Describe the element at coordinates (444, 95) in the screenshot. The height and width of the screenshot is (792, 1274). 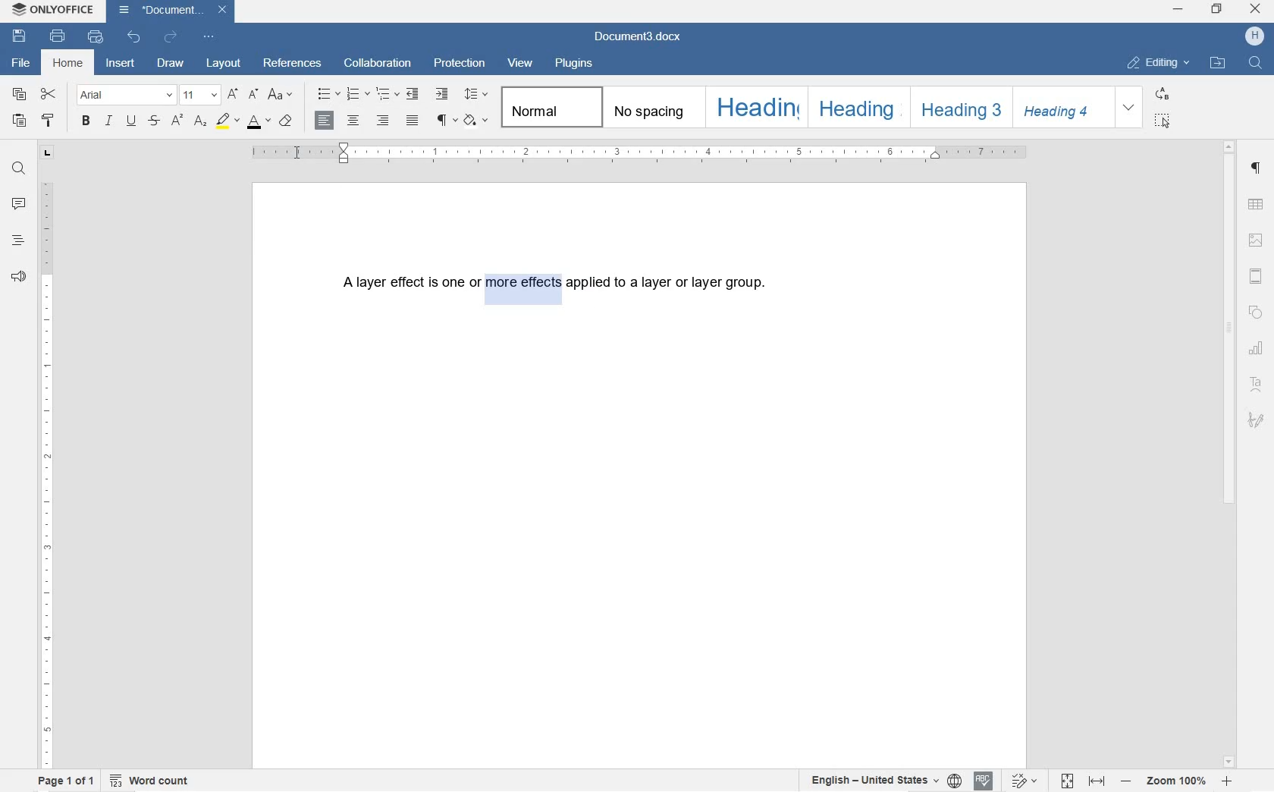
I see `INCREASE INDENT` at that location.